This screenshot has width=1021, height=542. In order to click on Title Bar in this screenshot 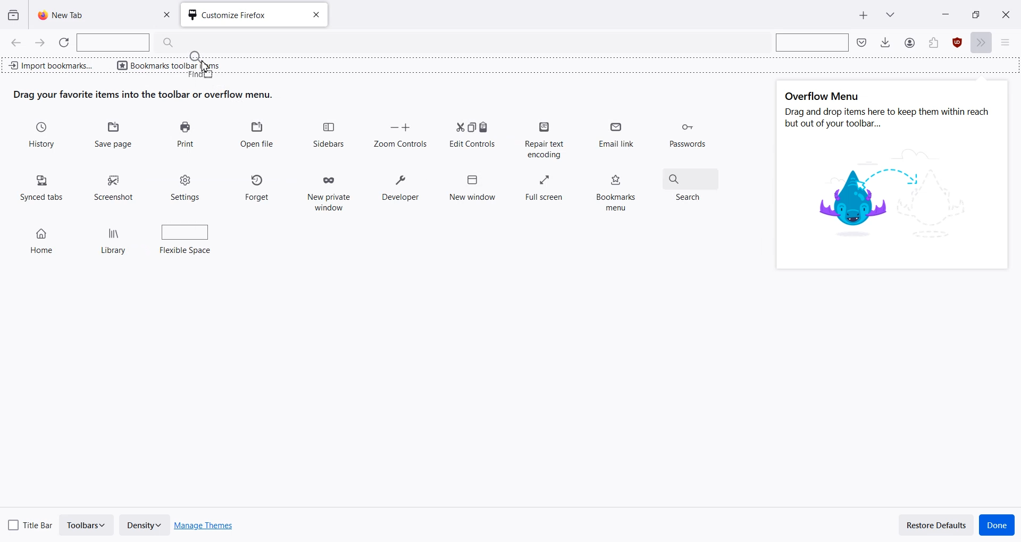, I will do `click(31, 523)`.